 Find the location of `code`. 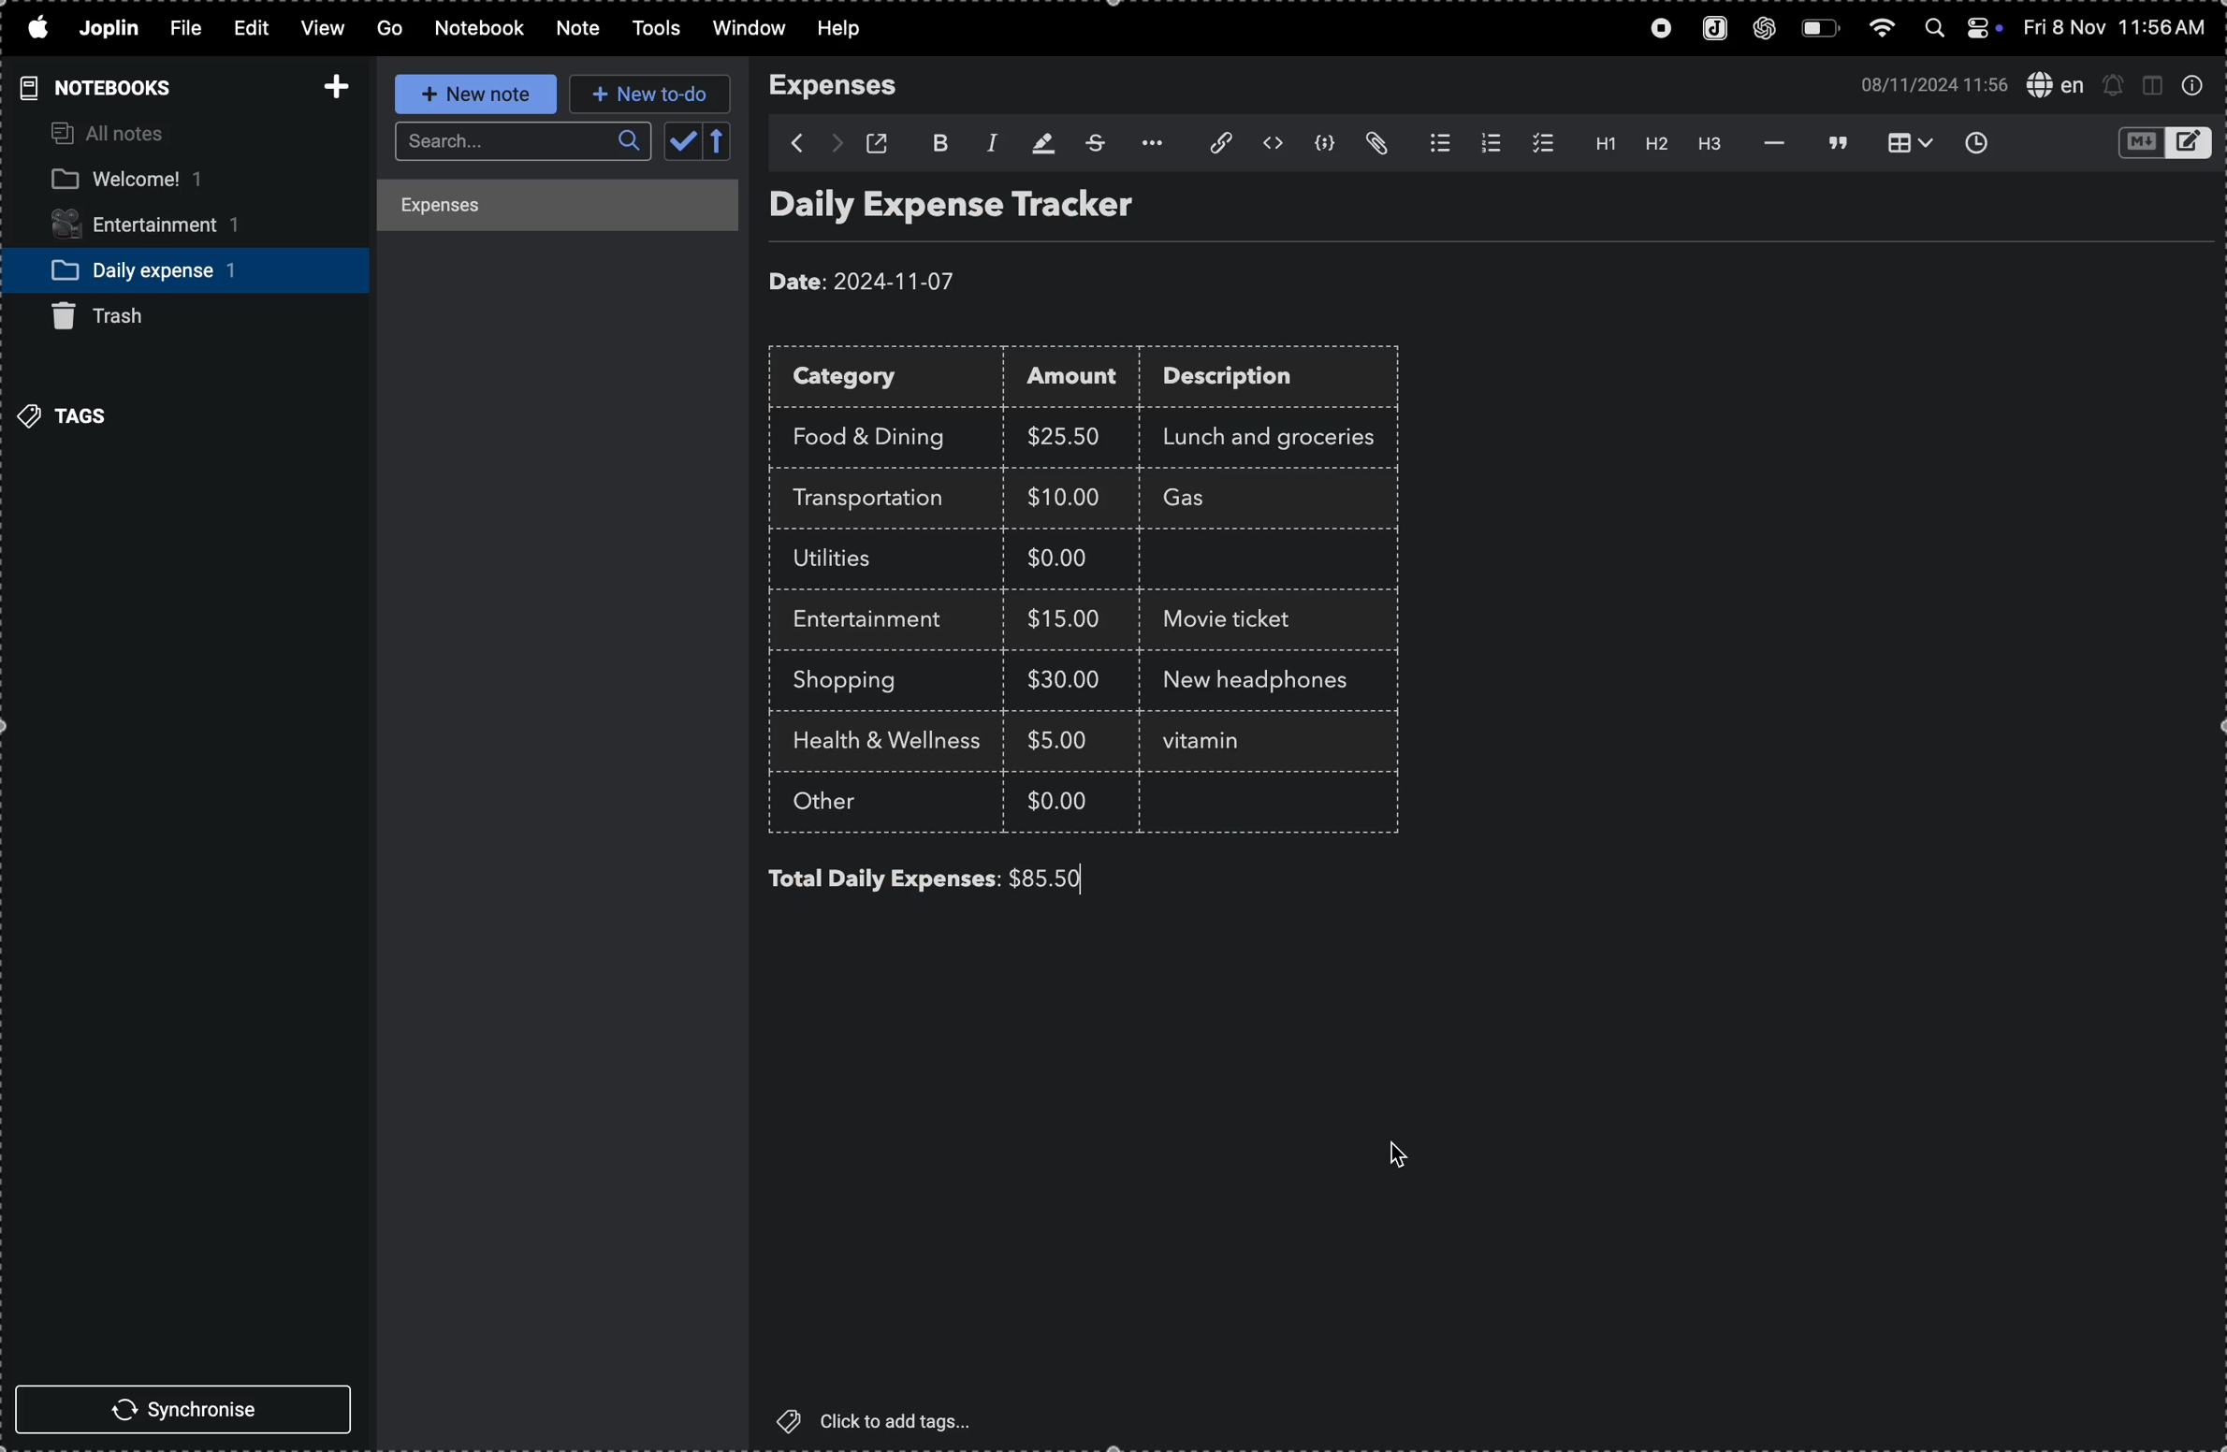

code is located at coordinates (1326, 146).